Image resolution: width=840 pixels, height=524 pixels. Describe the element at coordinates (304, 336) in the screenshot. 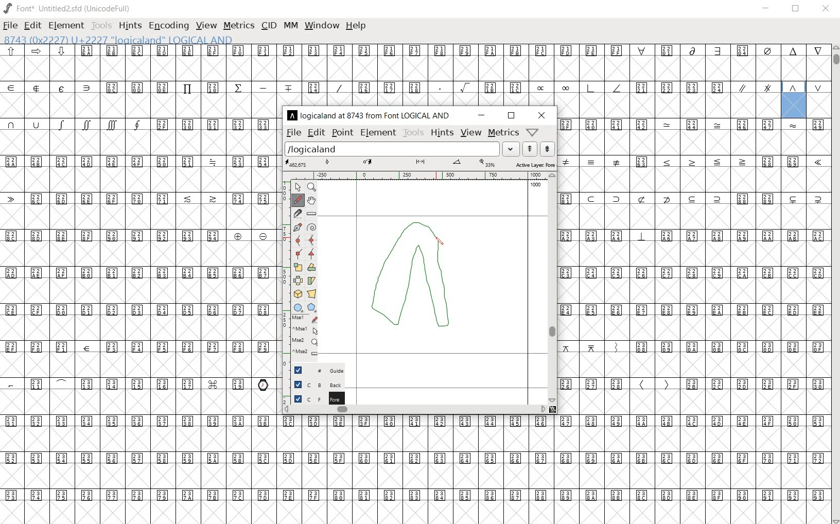

I see `mse1 mse1 mse2 mse2` at that location.